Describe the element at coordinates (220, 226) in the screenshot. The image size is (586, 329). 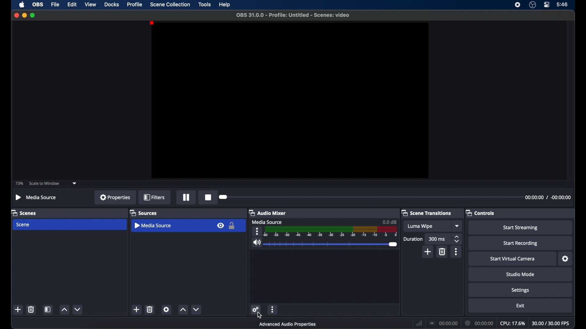
I see `visibility ` at that location.